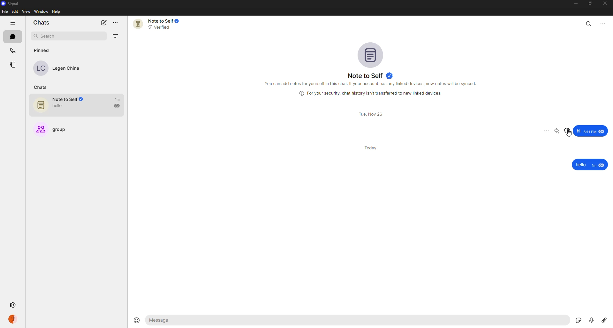 This screenshot has width=613, height=328. Describe the element at coordinates (591, 131) in the screenshot. I see `message` at that location.